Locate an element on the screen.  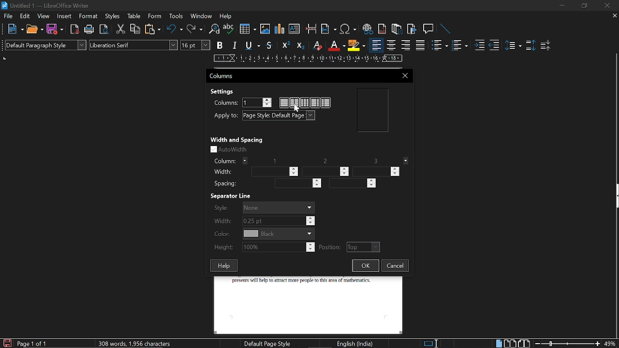
Increase paragraph spacing is located at coordinates (530, 45).